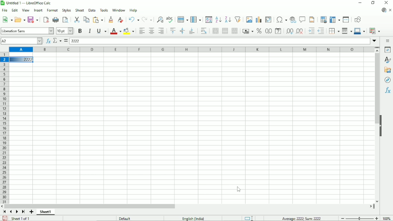  I want to click on Align left, so click(141, 31).